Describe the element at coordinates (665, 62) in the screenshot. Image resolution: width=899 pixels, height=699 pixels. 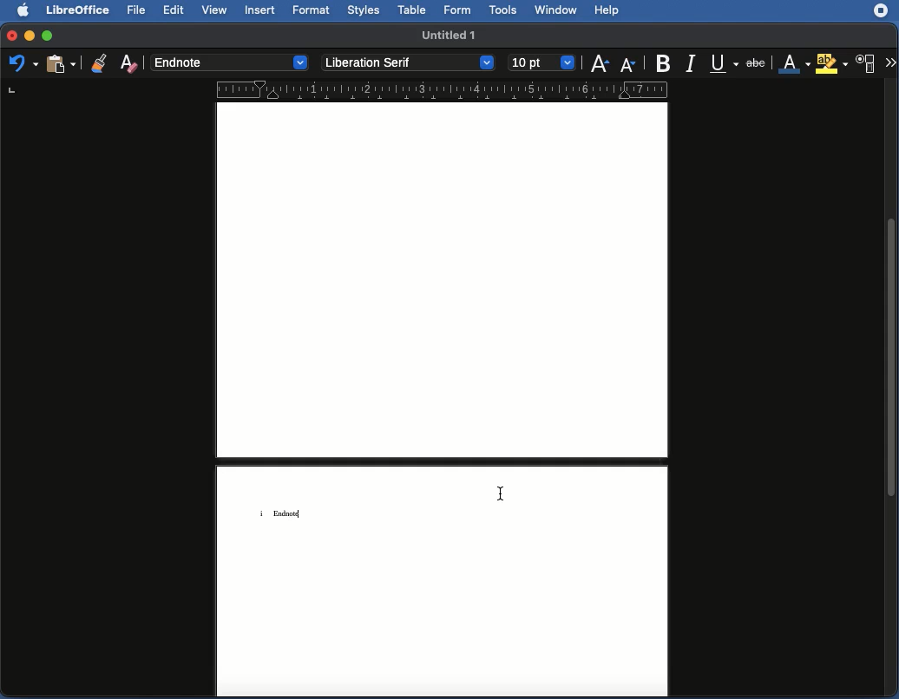
I see `Bold` at that location.